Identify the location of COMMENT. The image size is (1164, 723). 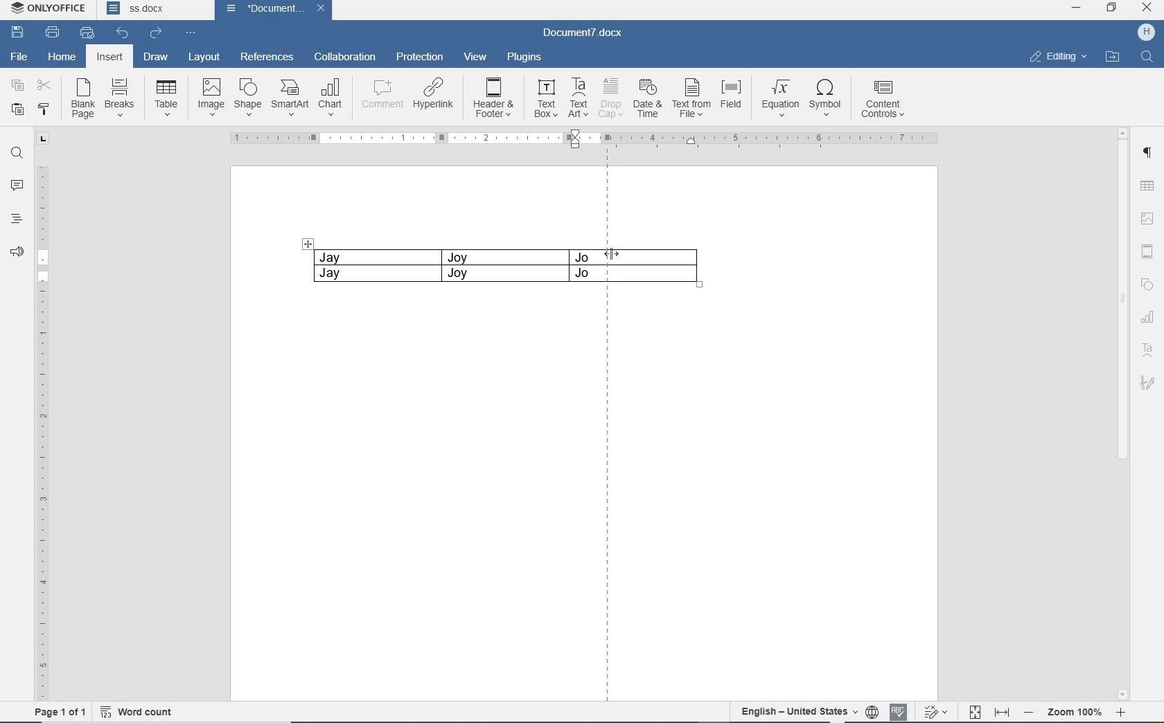
(379, 96).